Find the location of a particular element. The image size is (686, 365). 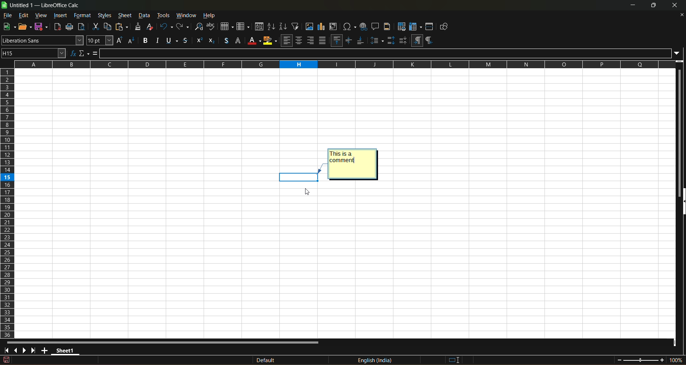

hide is located at coordinates (682, 202).